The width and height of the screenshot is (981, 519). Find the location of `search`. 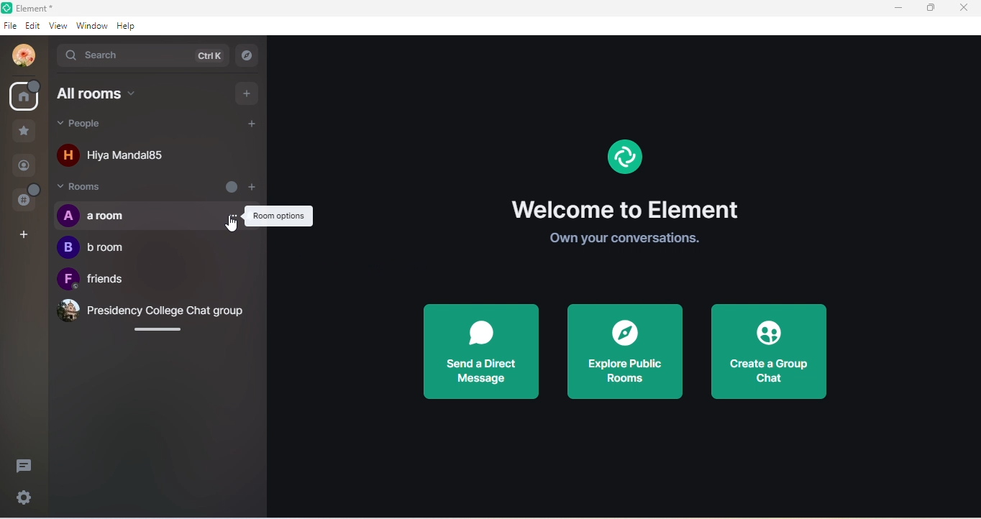

search is located at coordinates (145, 58).